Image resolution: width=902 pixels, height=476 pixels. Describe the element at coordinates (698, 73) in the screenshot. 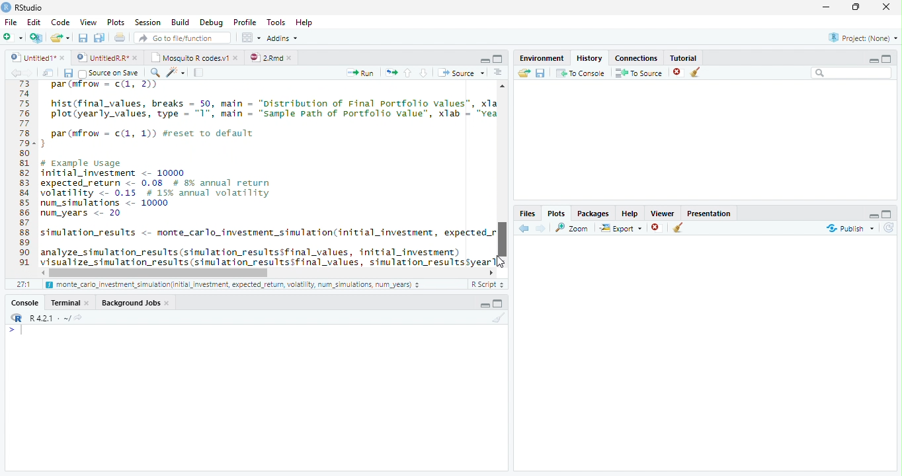

I see `Clear` at that location.